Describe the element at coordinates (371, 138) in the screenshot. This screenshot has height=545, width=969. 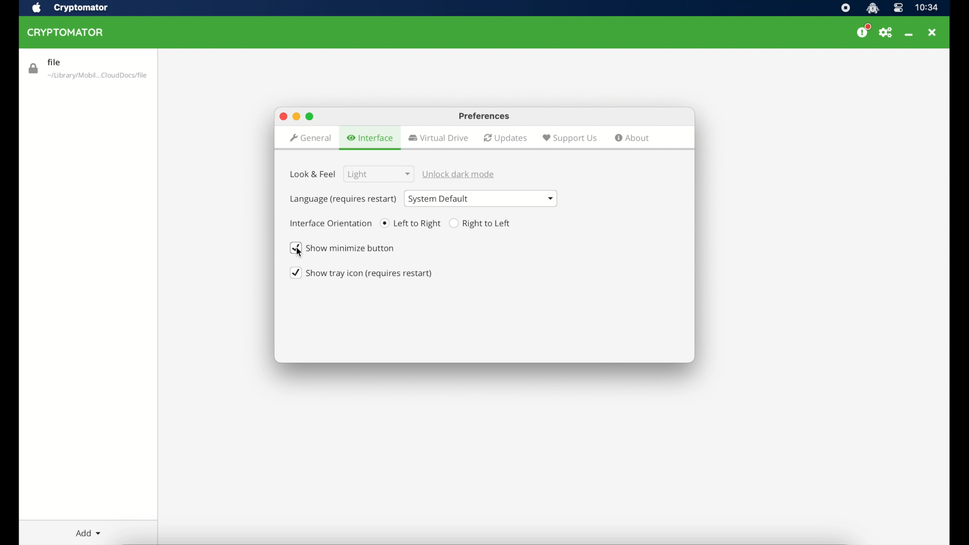
I see `interface` at that location.